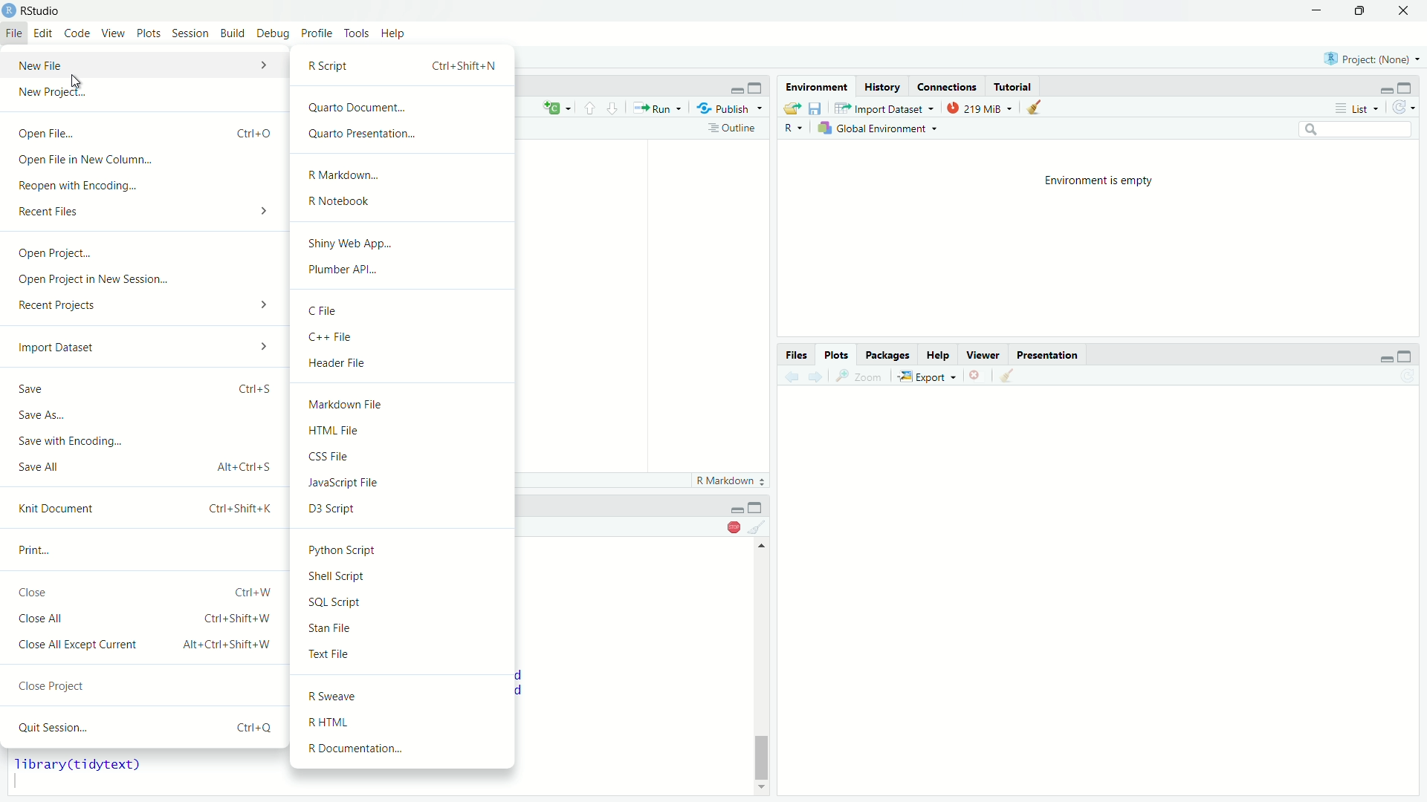 Image resolution: width=1427 pixels, height=802 pixels. Describe the element at coordinates (13, 33) in the screenshot. I see `File` at that location.